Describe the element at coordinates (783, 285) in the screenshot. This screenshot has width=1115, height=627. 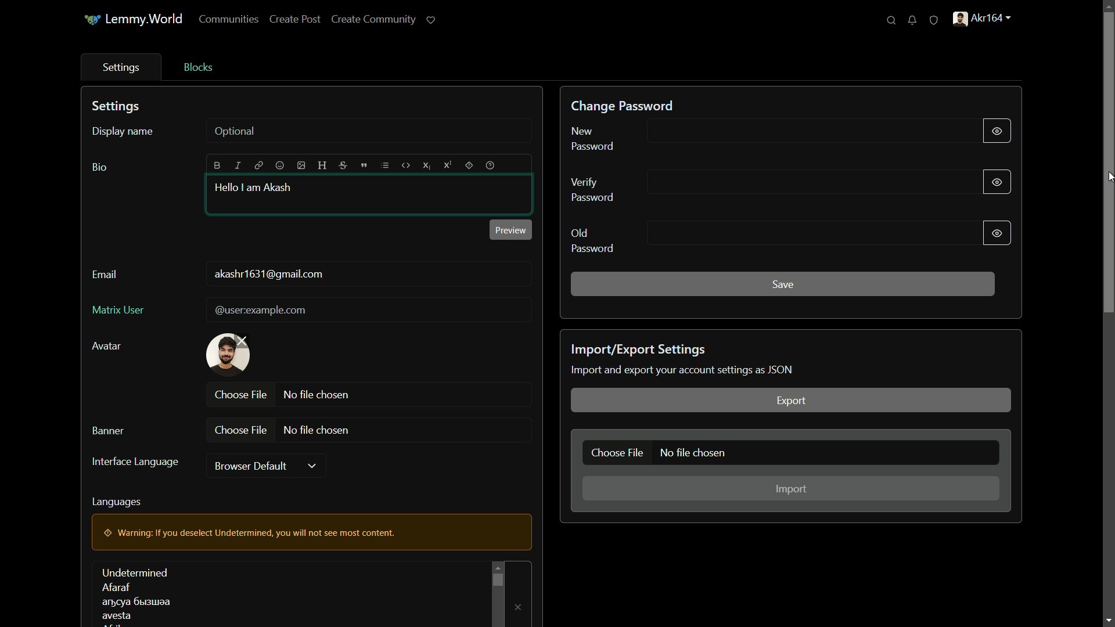
I see `save` at that location.